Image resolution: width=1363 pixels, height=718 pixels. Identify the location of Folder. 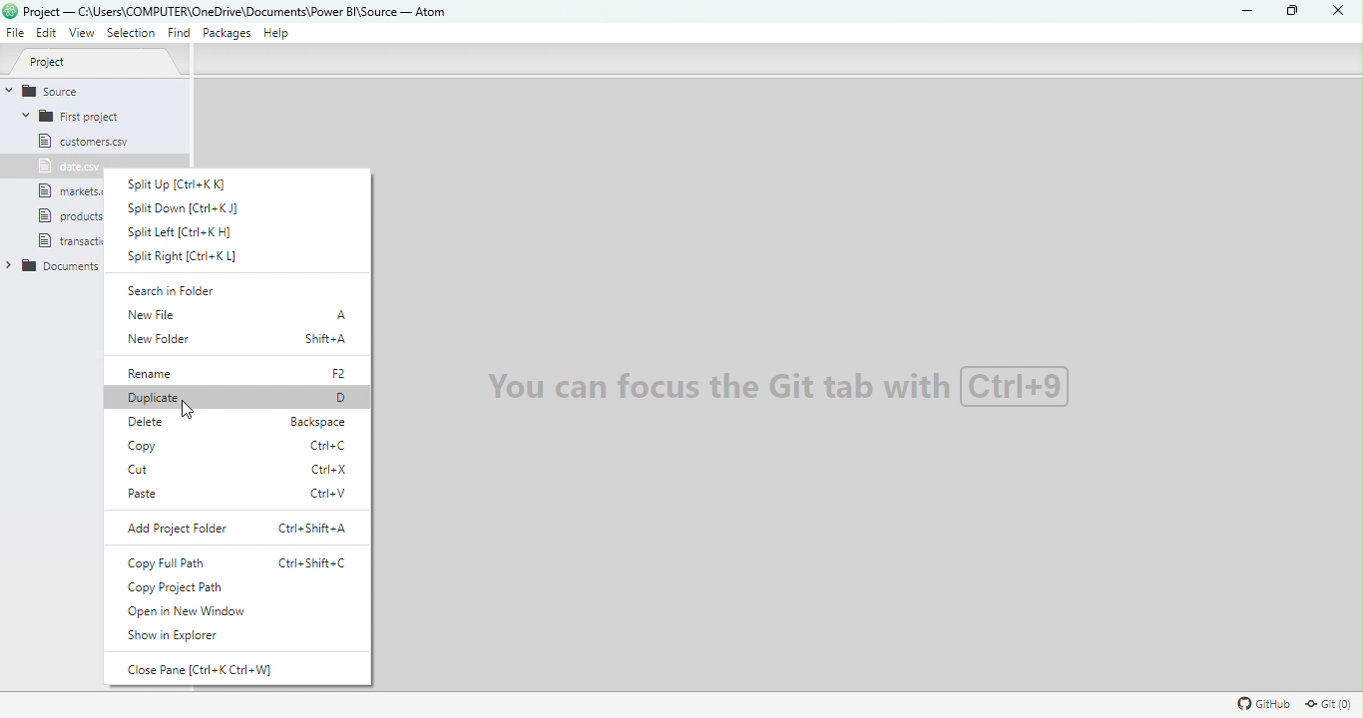
(56, 265).